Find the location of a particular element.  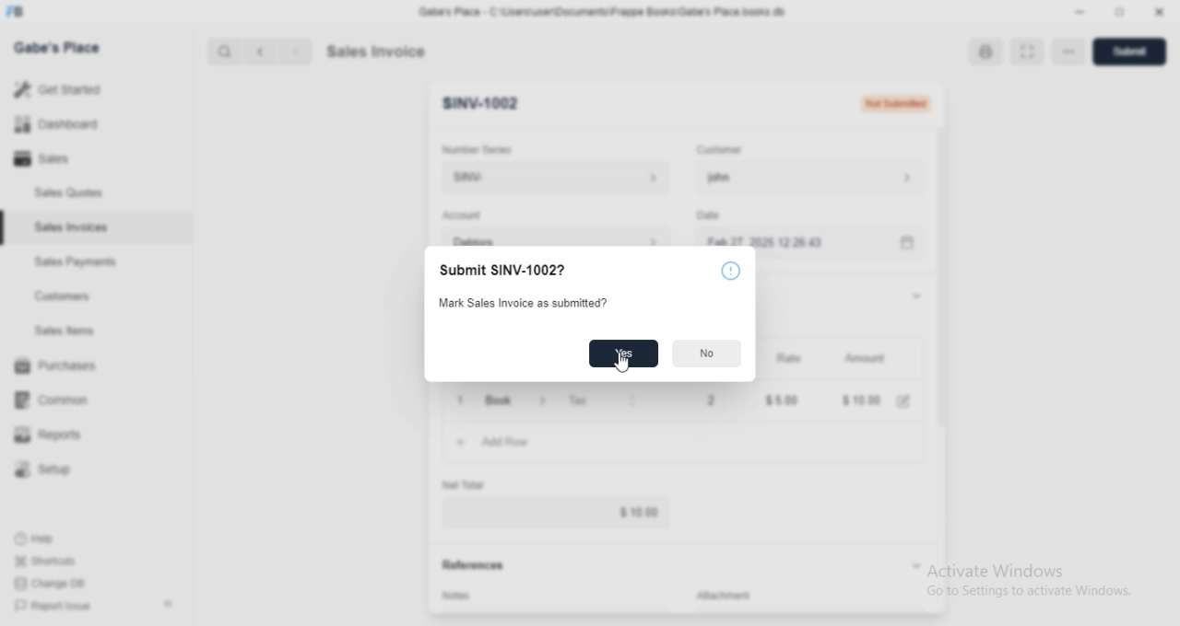

help icon is located at coordinates (730, 271).